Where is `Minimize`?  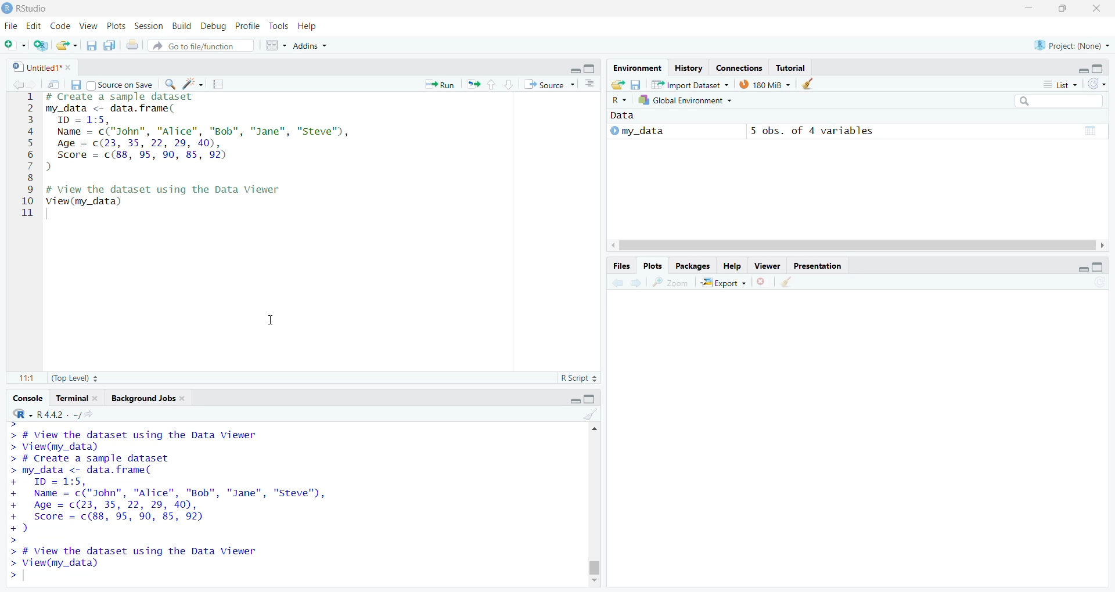
Minimize is located at coordinates (575, 71).